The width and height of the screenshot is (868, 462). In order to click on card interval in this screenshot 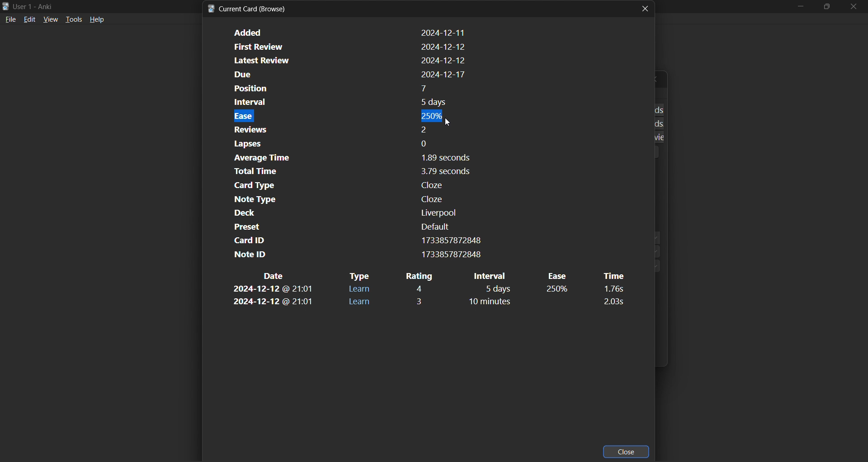, I will do `click(346, 102)`.